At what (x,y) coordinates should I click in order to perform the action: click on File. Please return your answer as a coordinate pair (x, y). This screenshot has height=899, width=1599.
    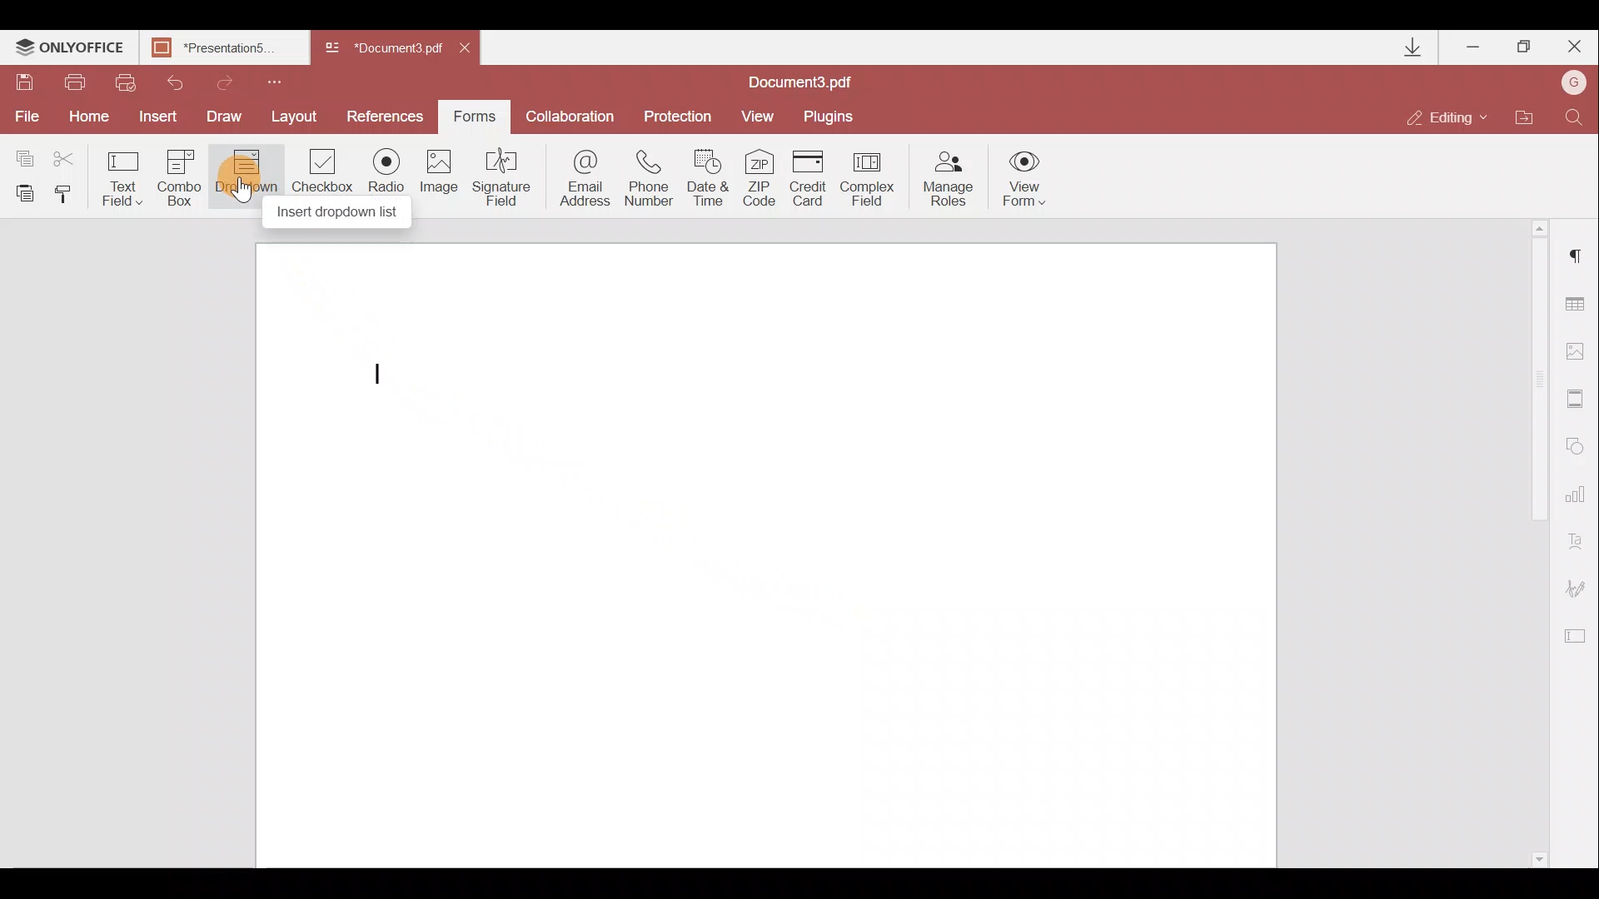
    Looking at the image, I should click on (28, 118).